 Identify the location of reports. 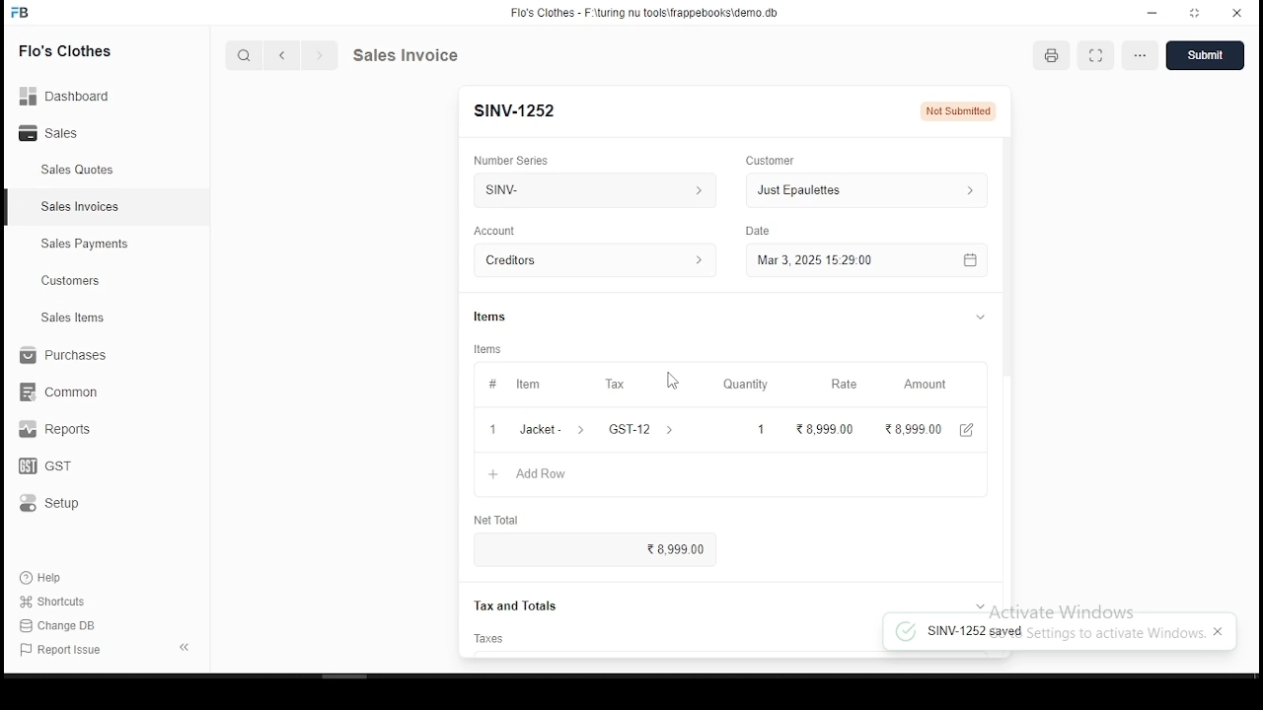
(57, 431).